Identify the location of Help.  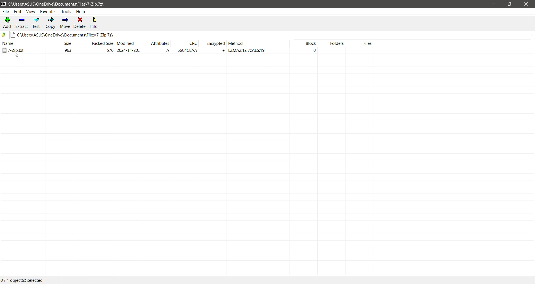
(81, 11).